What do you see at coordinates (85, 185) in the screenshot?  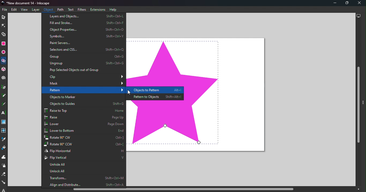 I see `Align and distribute` at bounding box center [85, 185].